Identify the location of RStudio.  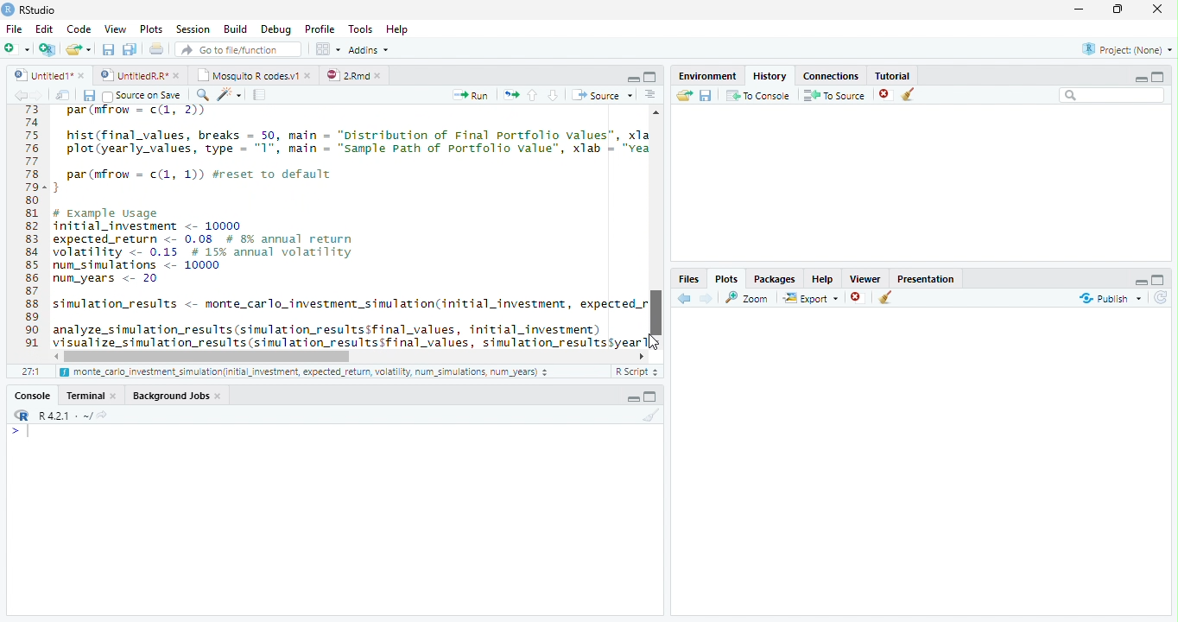
(29, 10).